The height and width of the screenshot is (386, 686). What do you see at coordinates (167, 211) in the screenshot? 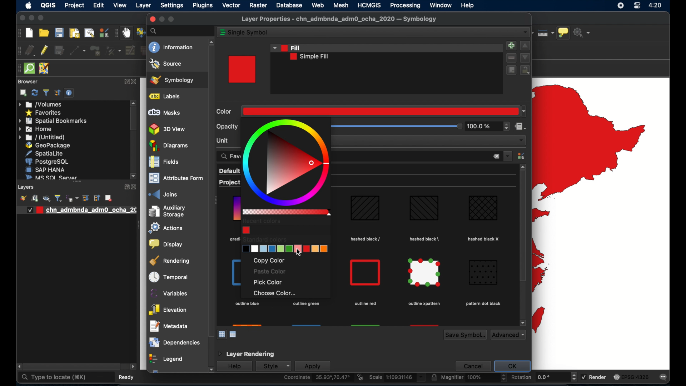
I see `auxiliary storage` at bounding box center [167, 211].